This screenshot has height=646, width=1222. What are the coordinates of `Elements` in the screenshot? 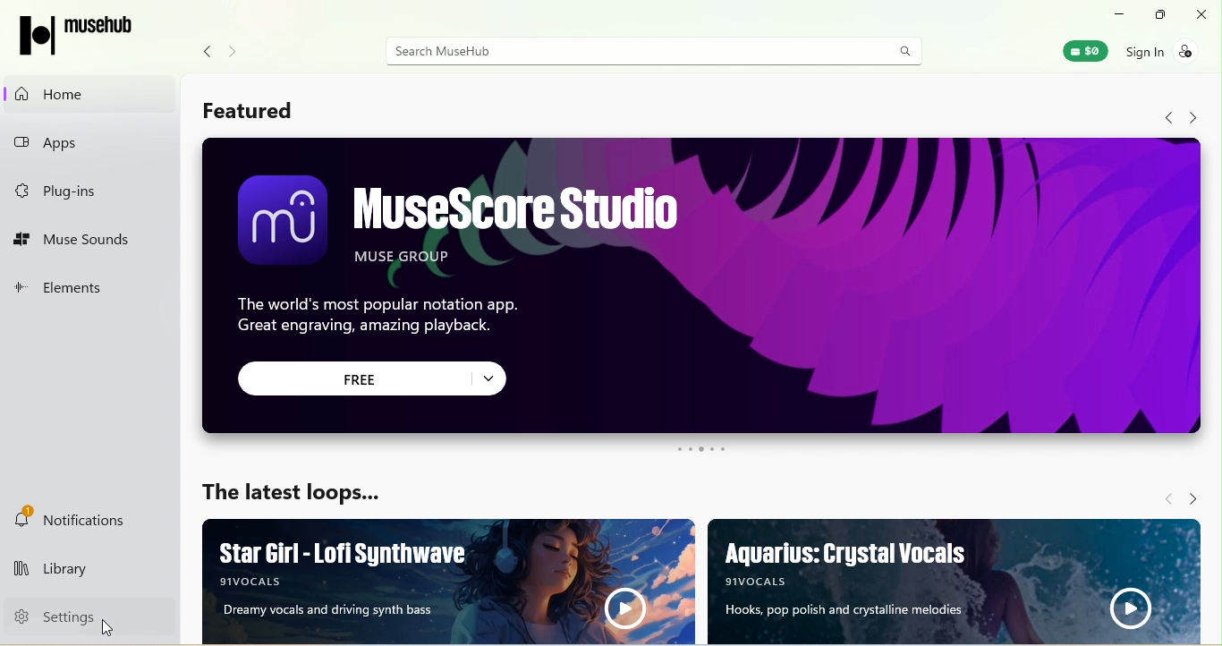 It's located at (70, 290).